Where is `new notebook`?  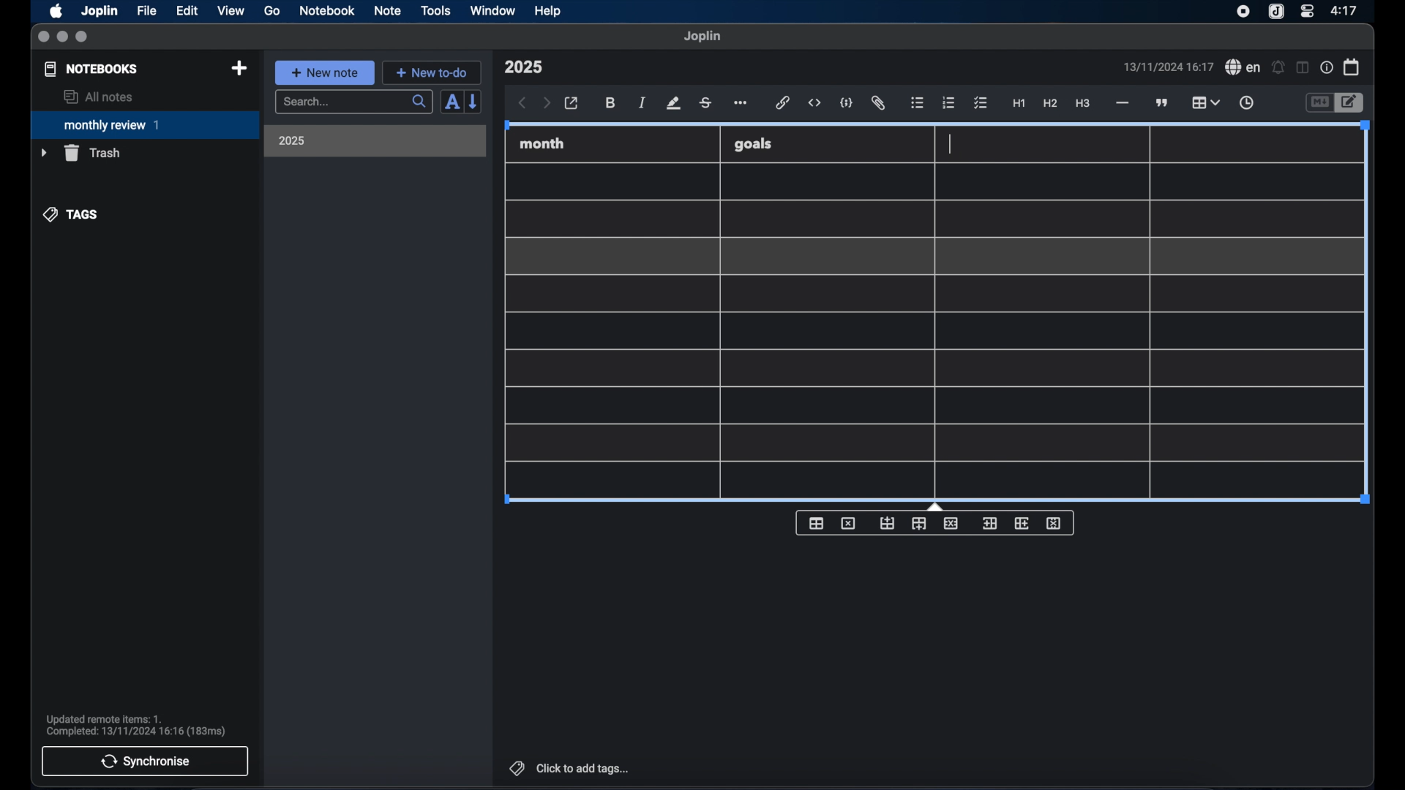 new notebook is located at coordinates (239, 69).